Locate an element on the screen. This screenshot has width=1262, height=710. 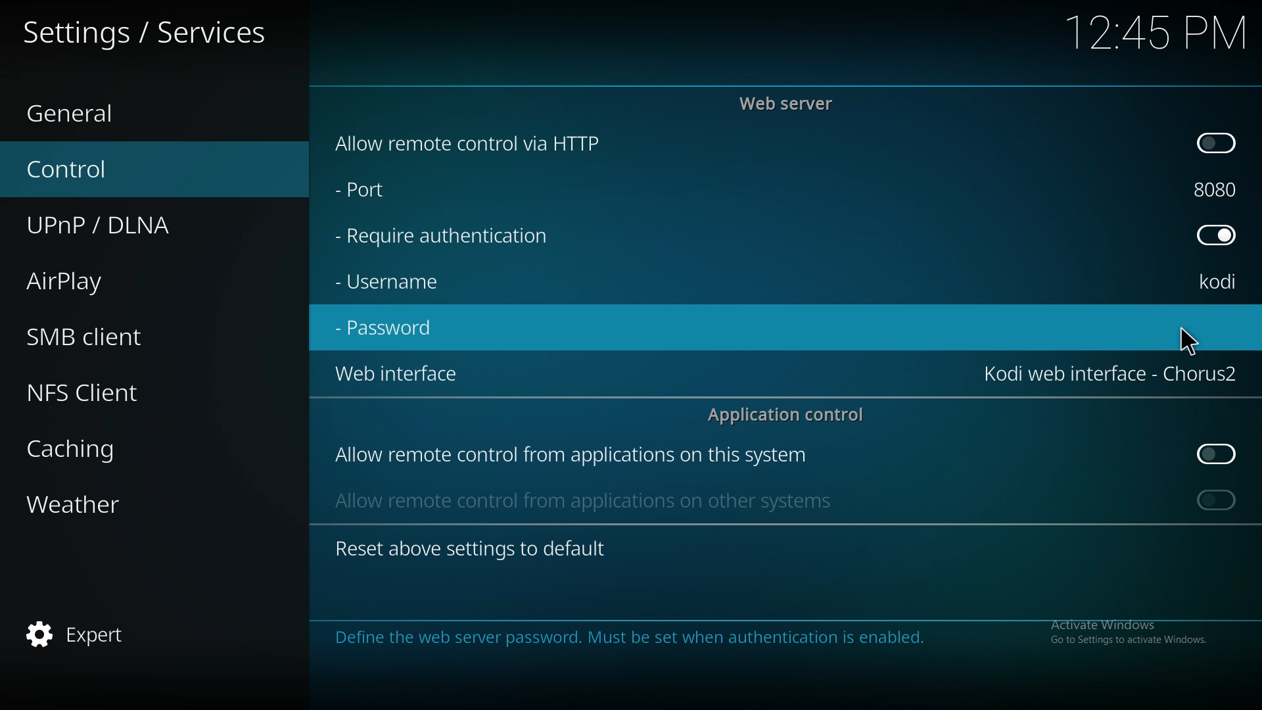
on is located at coordinates (1217, 141).